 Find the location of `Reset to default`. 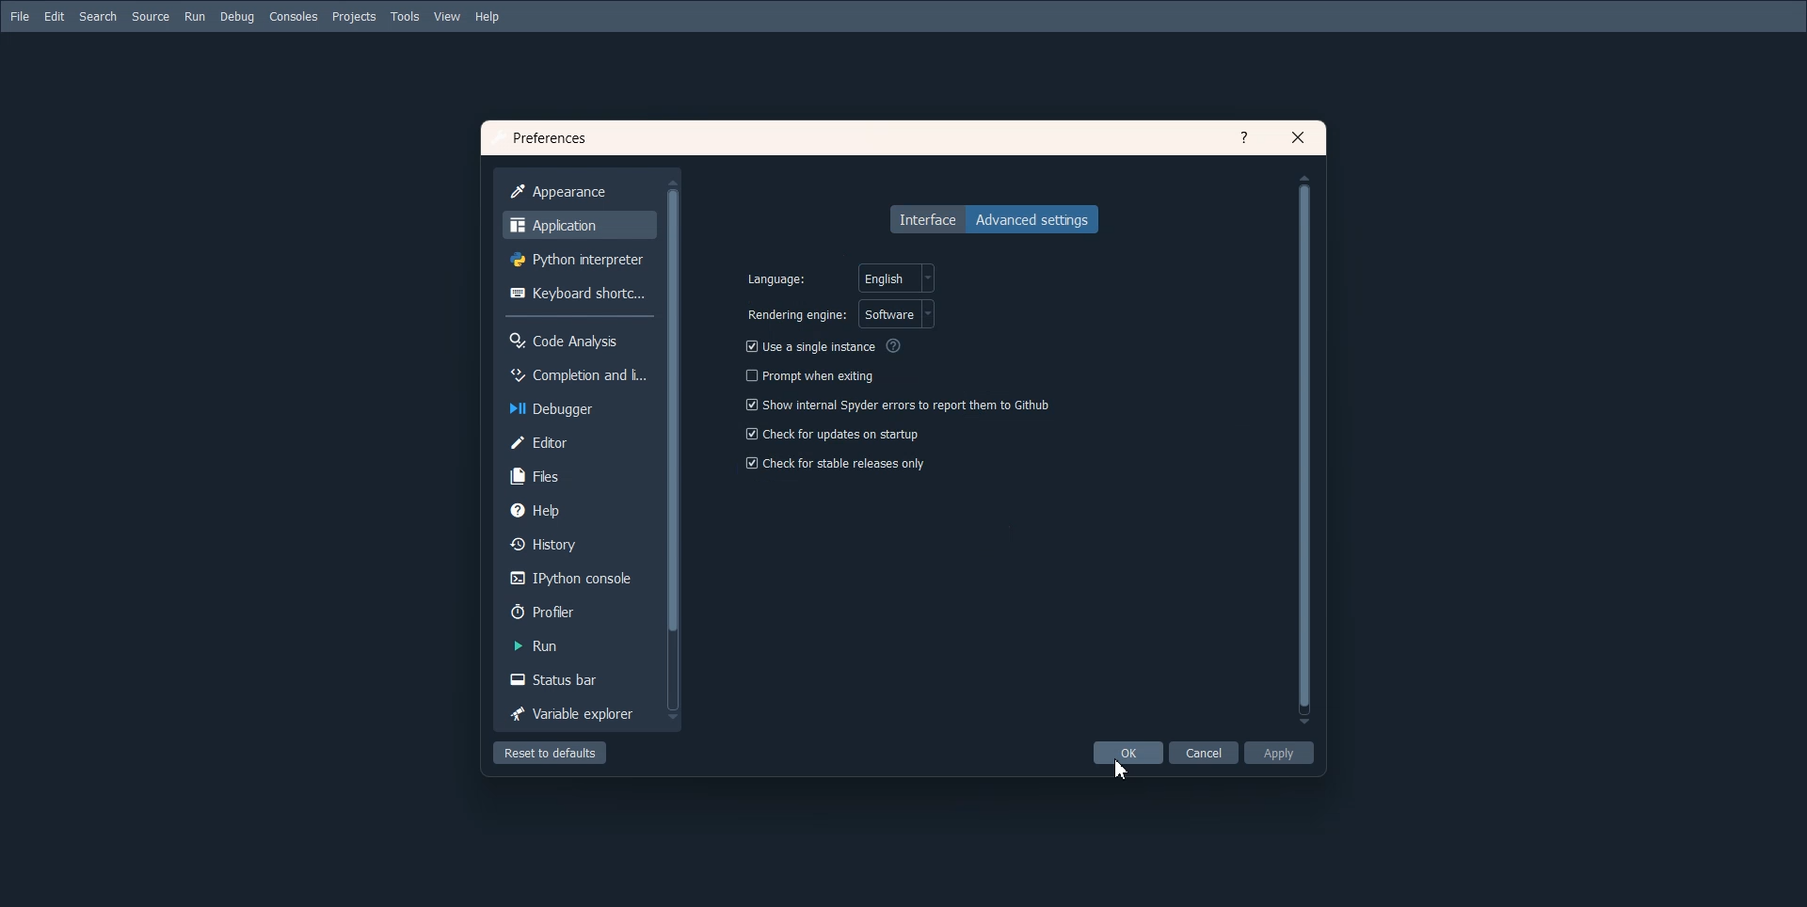

Reset to default is located at coordinates (551, 753).